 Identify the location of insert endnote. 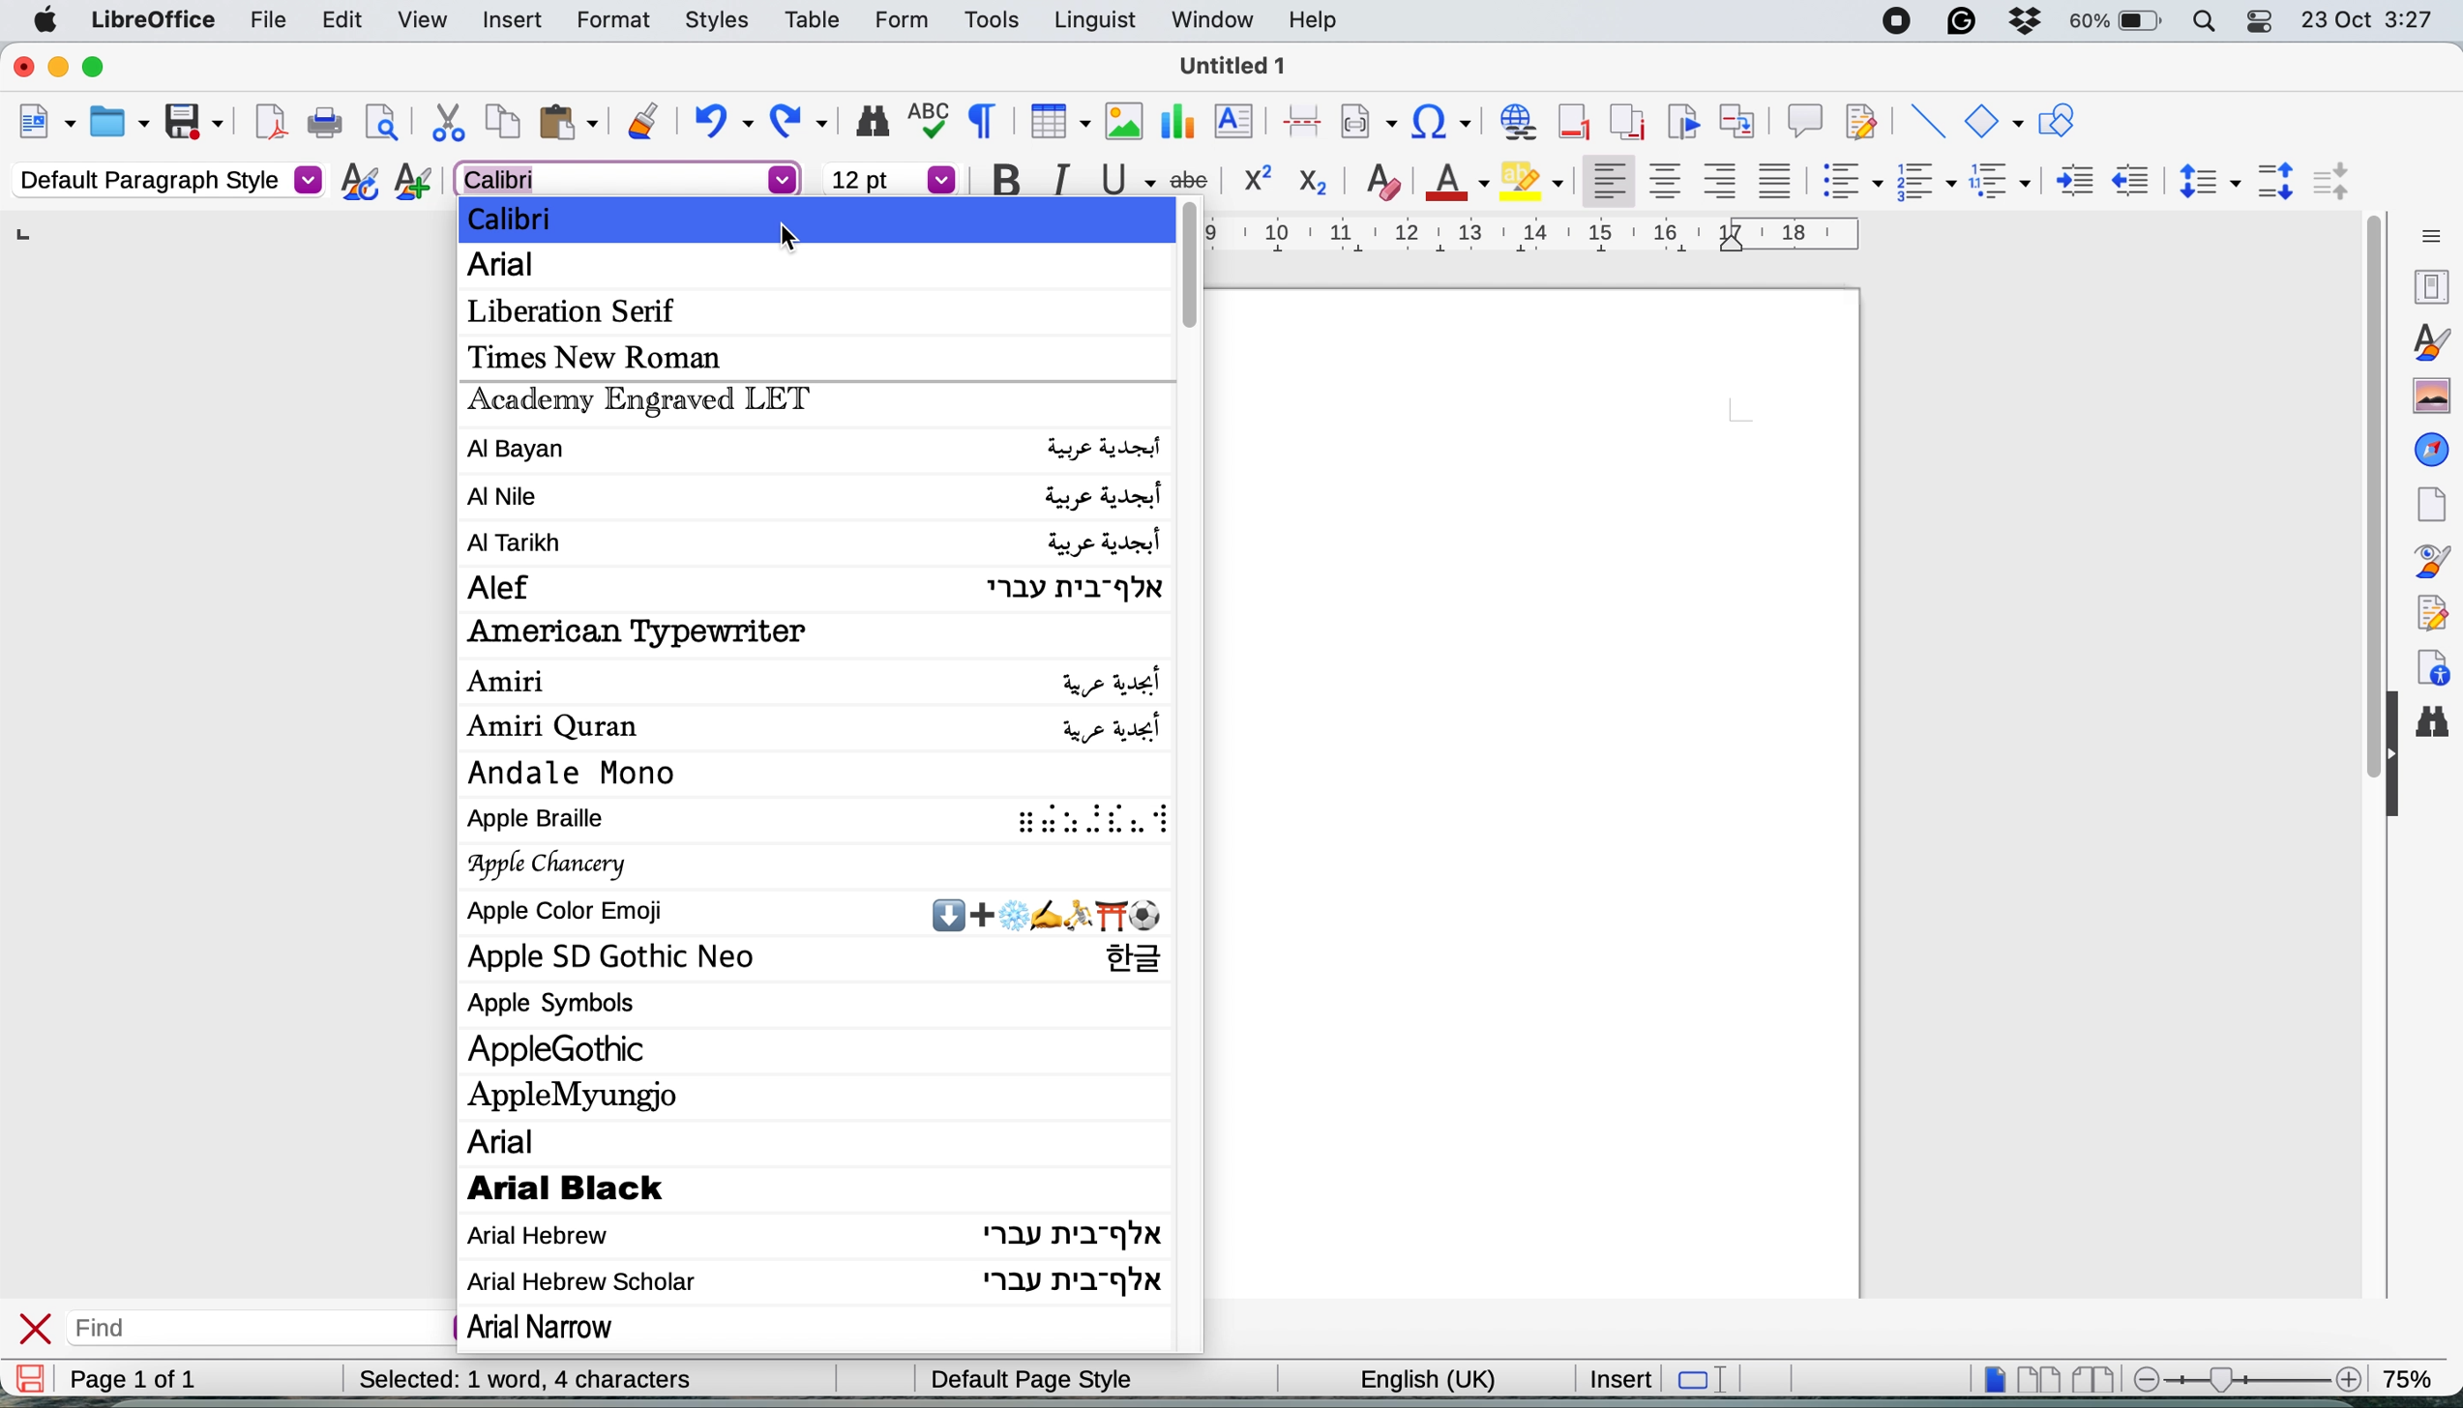
(1622, 124).